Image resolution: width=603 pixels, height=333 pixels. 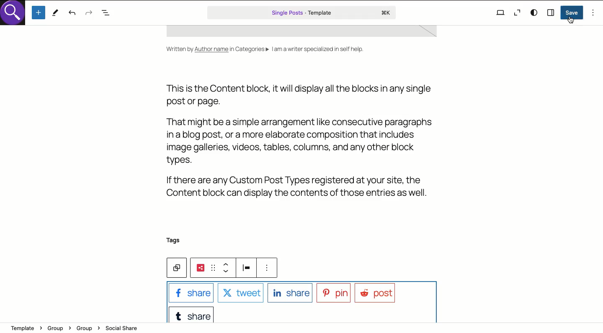 What do you see at coordinates (192, 293) in the screenshot?
I see `Facebook` at bounding box center [192, 293].